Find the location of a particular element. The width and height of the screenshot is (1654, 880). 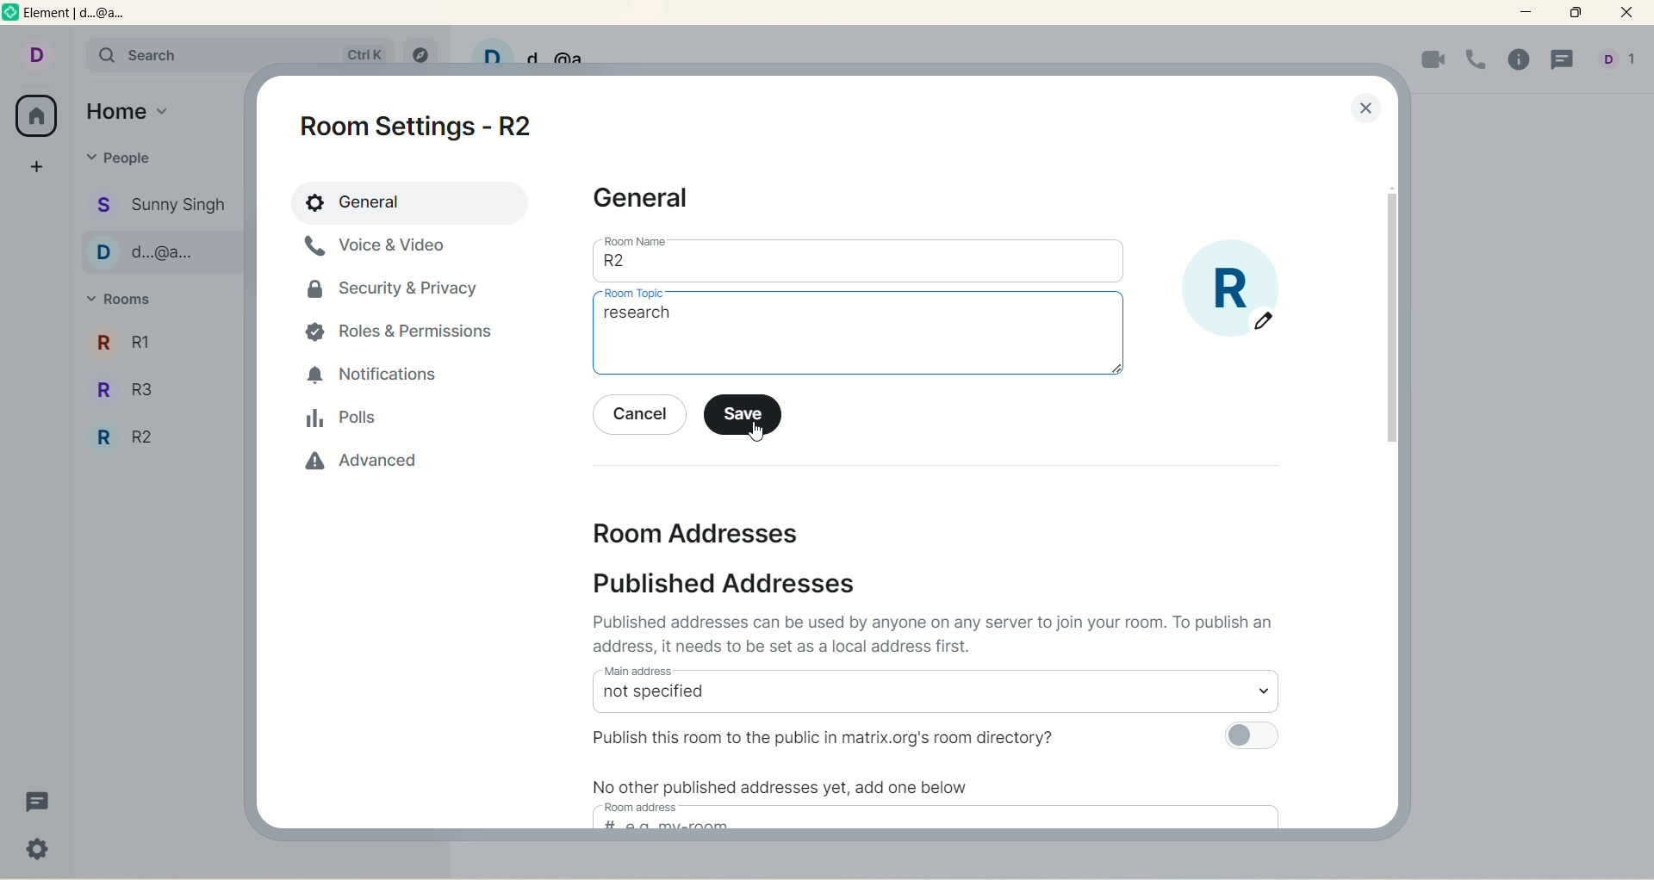

advanced is located at coordinates (353, 469).